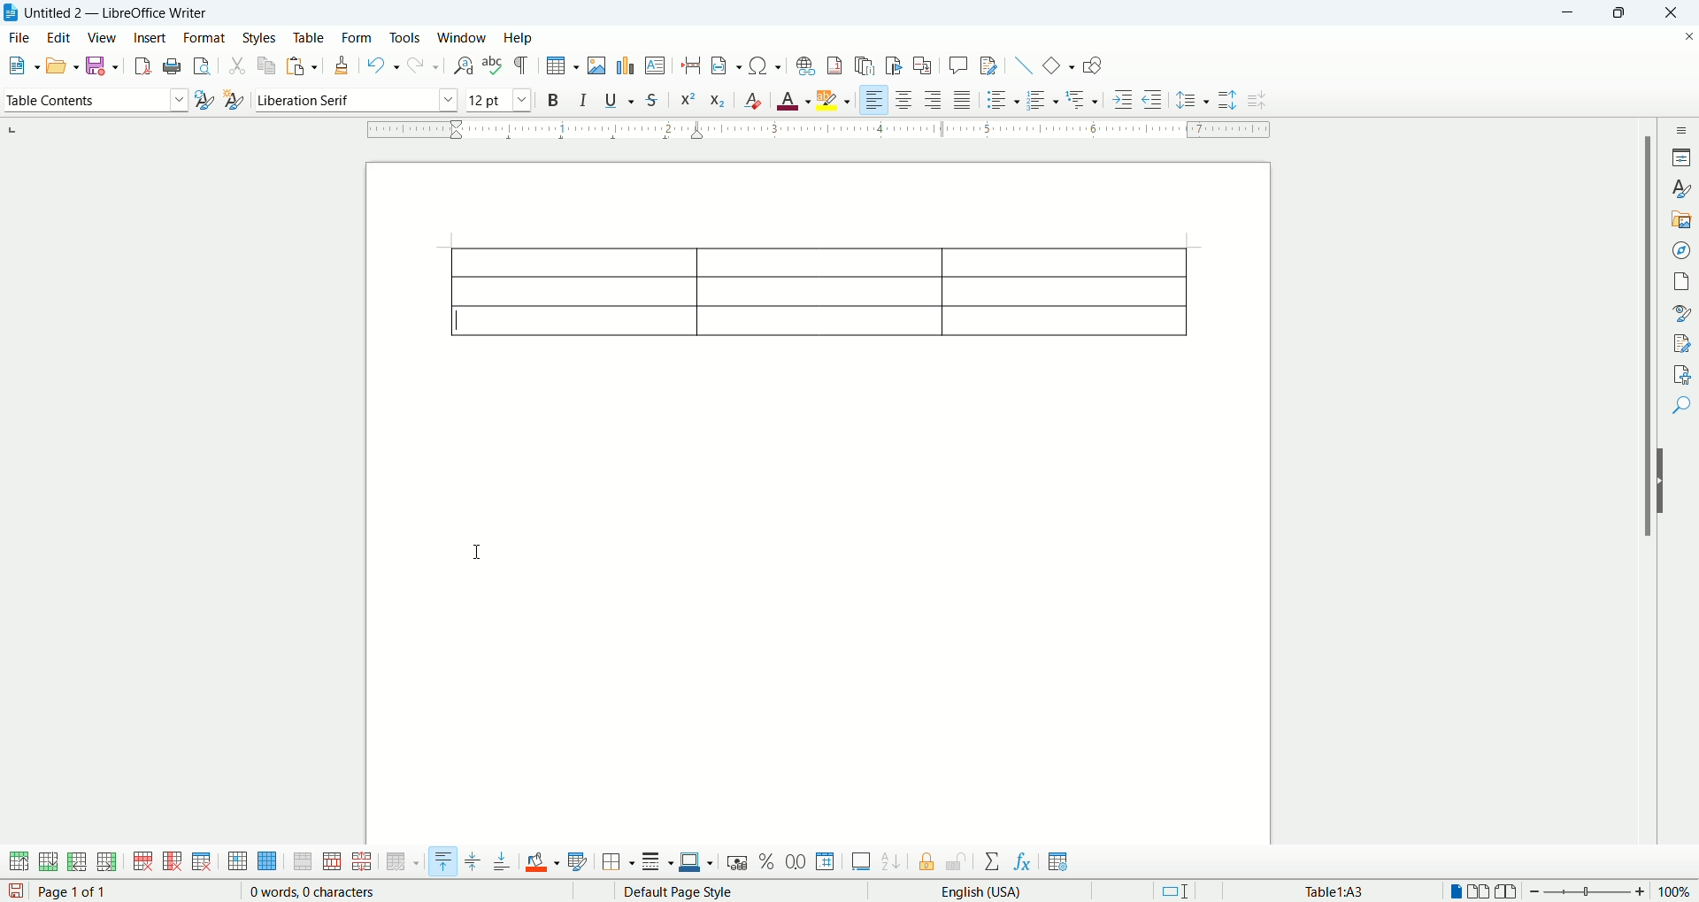 This screenshot has height=902, width=1699. What do you see at coordinates (724, 66) in the screenshot?
I see `insert field` at bounding box center [724, 66].